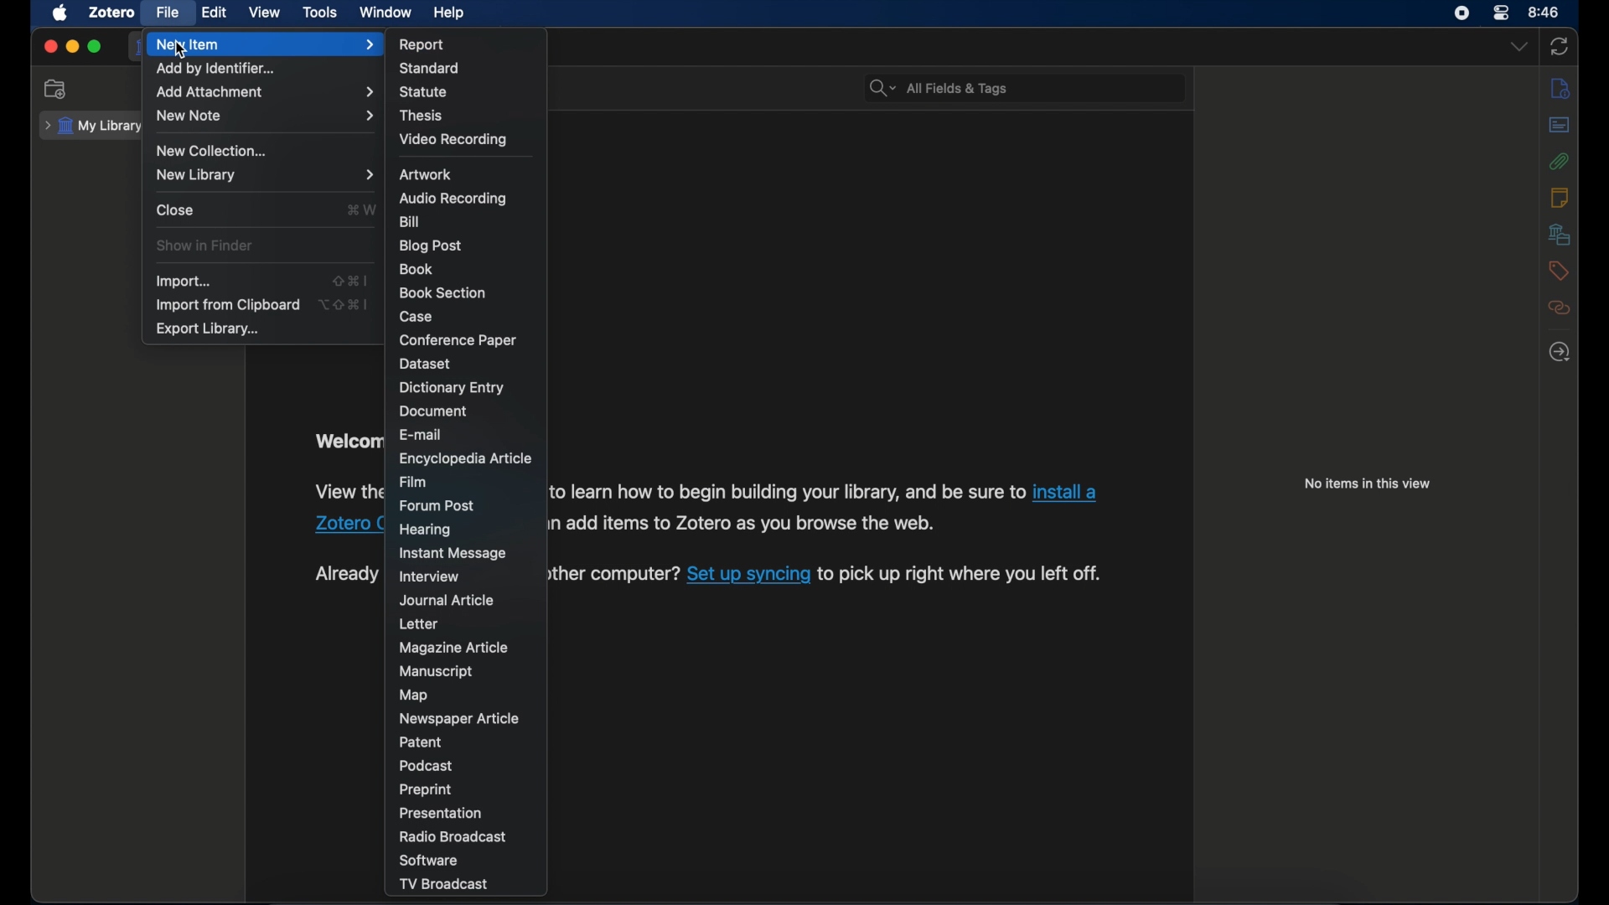  Describe the element at coordinates (458, 339) in the screenshot. I see `conference paper` at that location.